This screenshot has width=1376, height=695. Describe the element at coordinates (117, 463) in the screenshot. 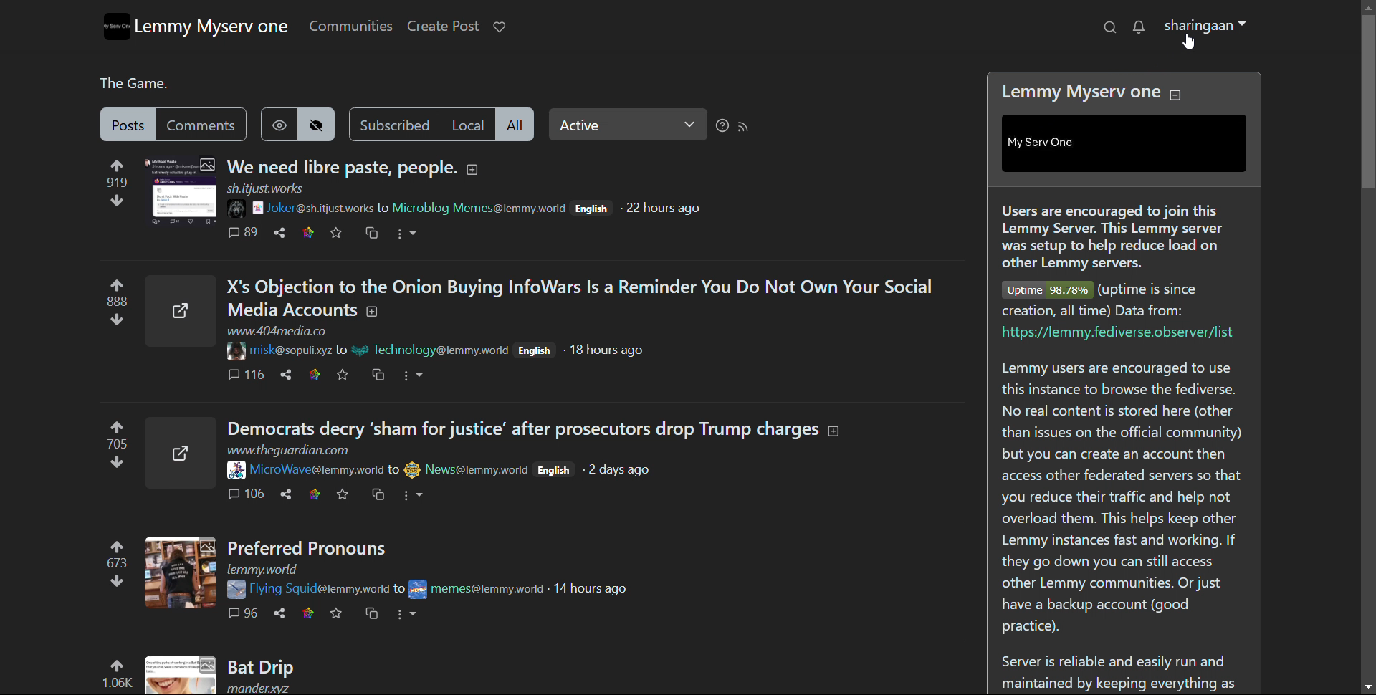

I see ` downvotes` at that location.